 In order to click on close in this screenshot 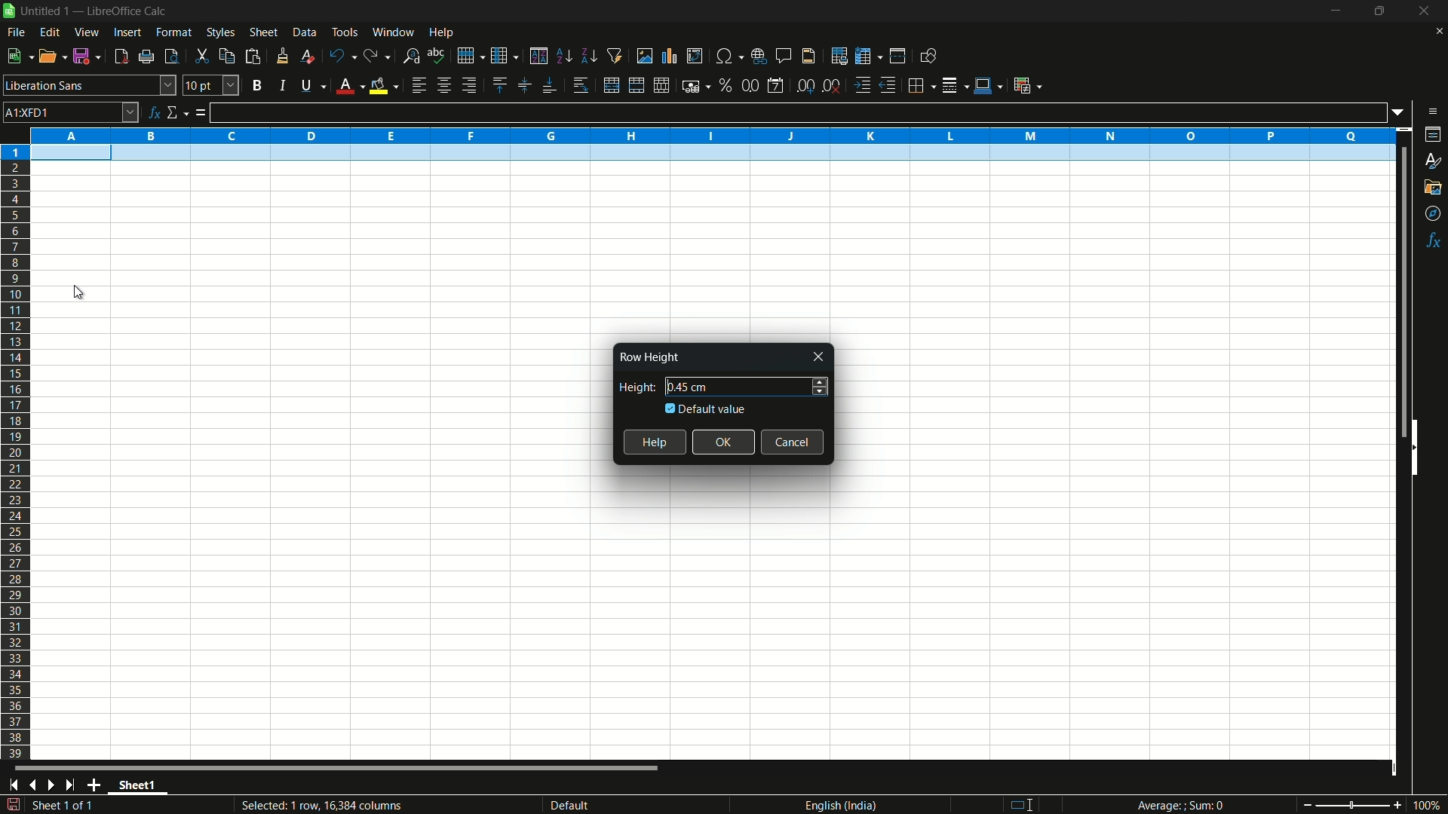, I will do `click(820, 357)`.